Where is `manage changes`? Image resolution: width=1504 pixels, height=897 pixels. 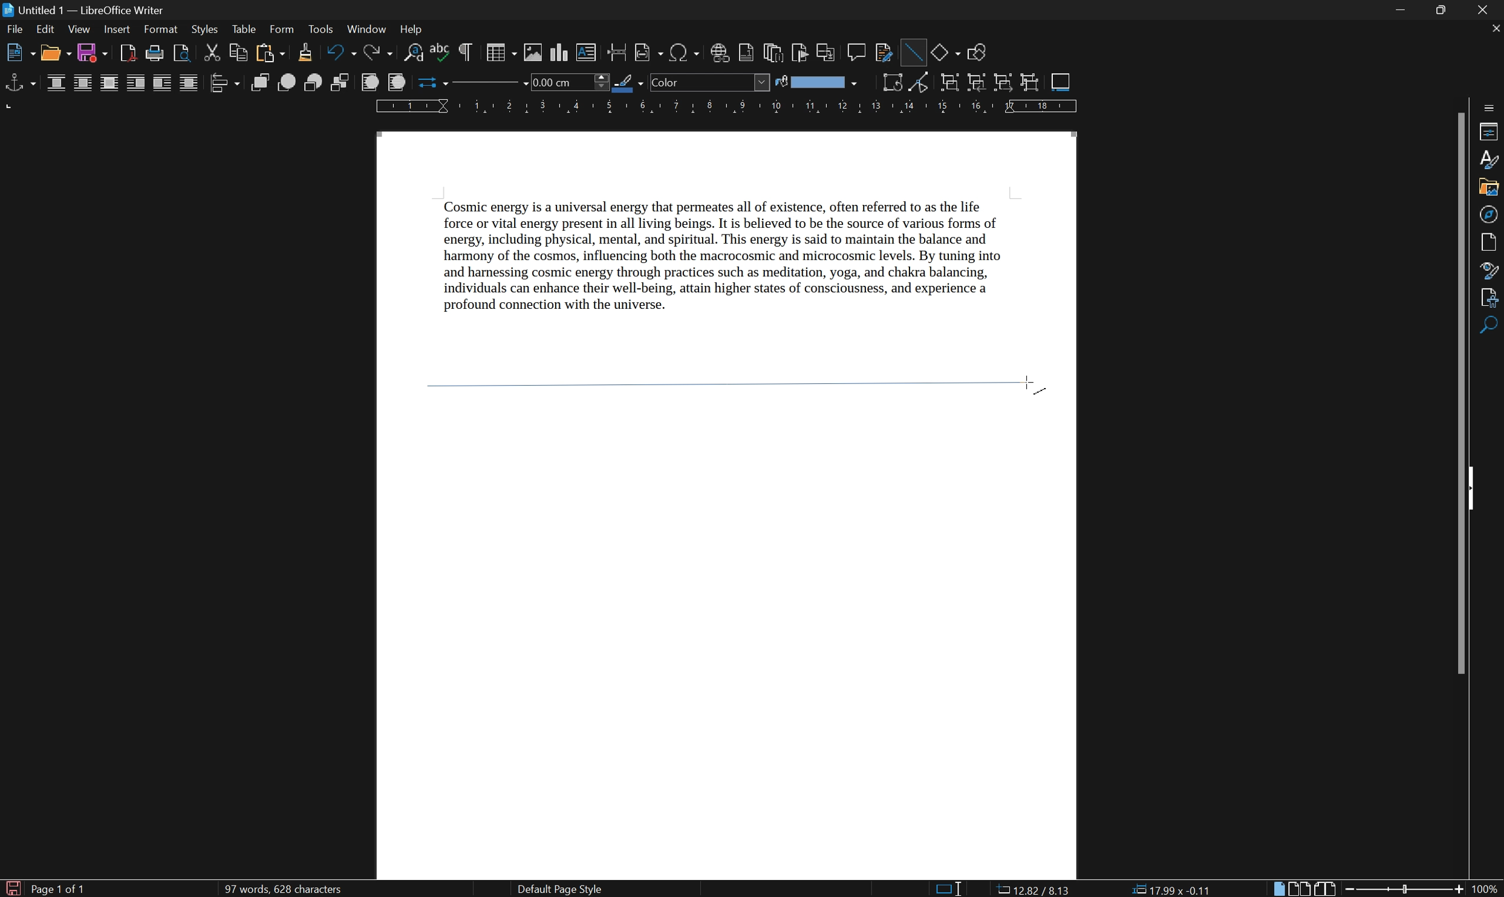 manage changes is located at coordinates (1492, 298).